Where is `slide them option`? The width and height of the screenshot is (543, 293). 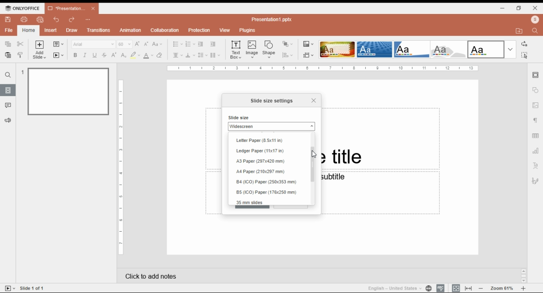 slide them option is located at coordinates (450, 50).